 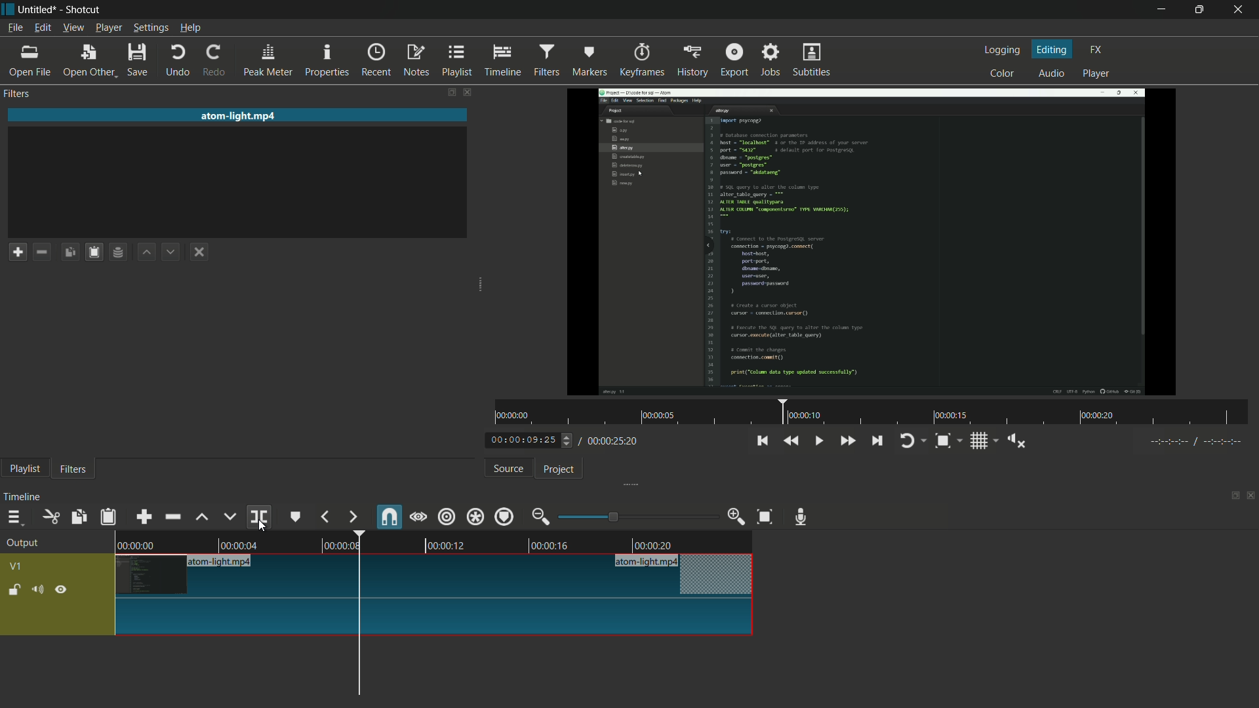 What do you see at coordinates (1202, 10) in the screenshot?
I see `maximize` at bounding box center [1202, 10].